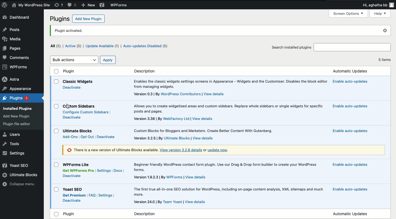 Image resolution: width=396 pixels, height=219 pixels. I want to click on version, so click(144, 94).